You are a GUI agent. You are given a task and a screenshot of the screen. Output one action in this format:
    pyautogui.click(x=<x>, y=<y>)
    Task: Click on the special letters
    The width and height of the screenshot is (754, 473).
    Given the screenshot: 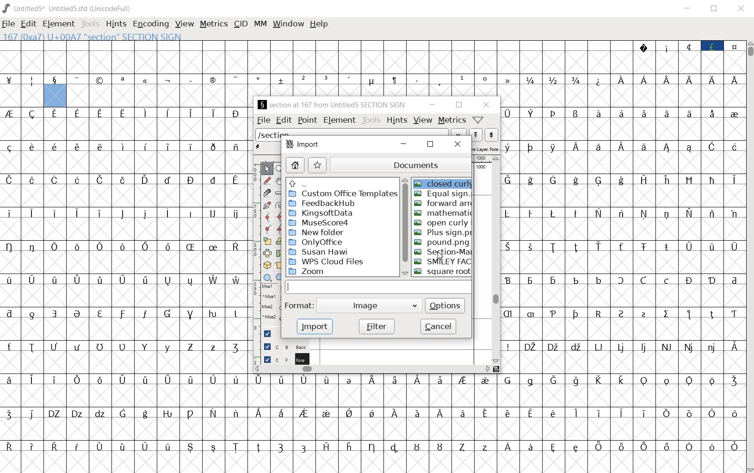 What is the action you would take?
    pyautogui.click(x=127, y=347)
    